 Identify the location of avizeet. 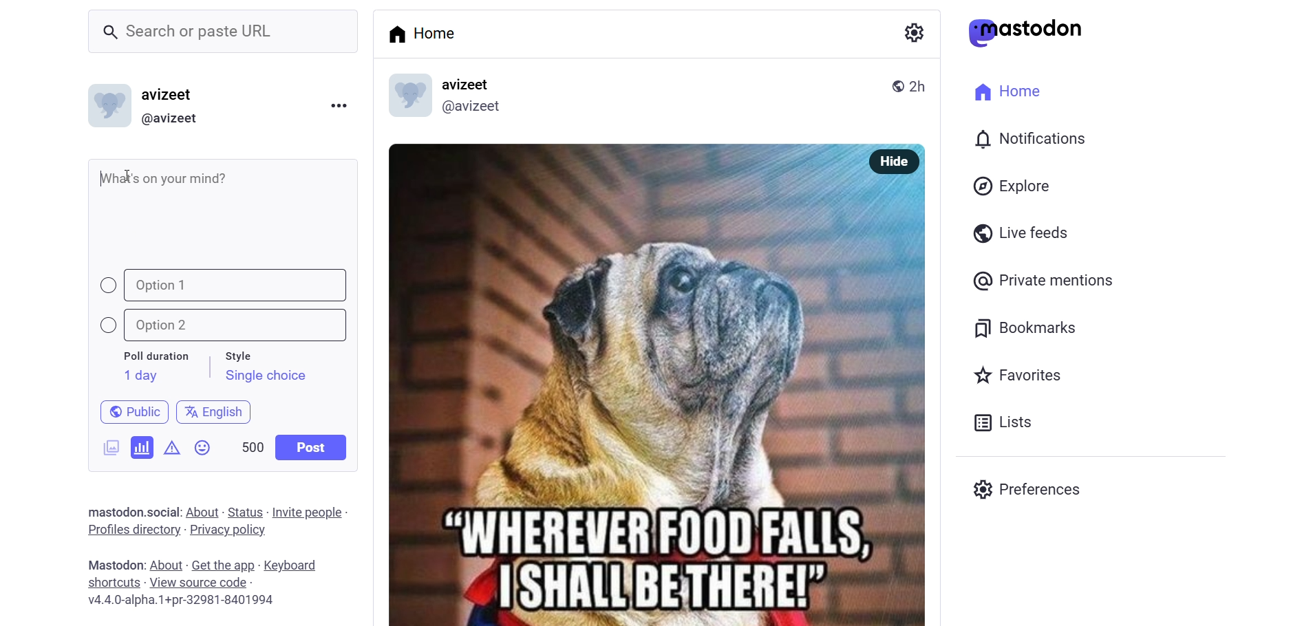
(171, 96).